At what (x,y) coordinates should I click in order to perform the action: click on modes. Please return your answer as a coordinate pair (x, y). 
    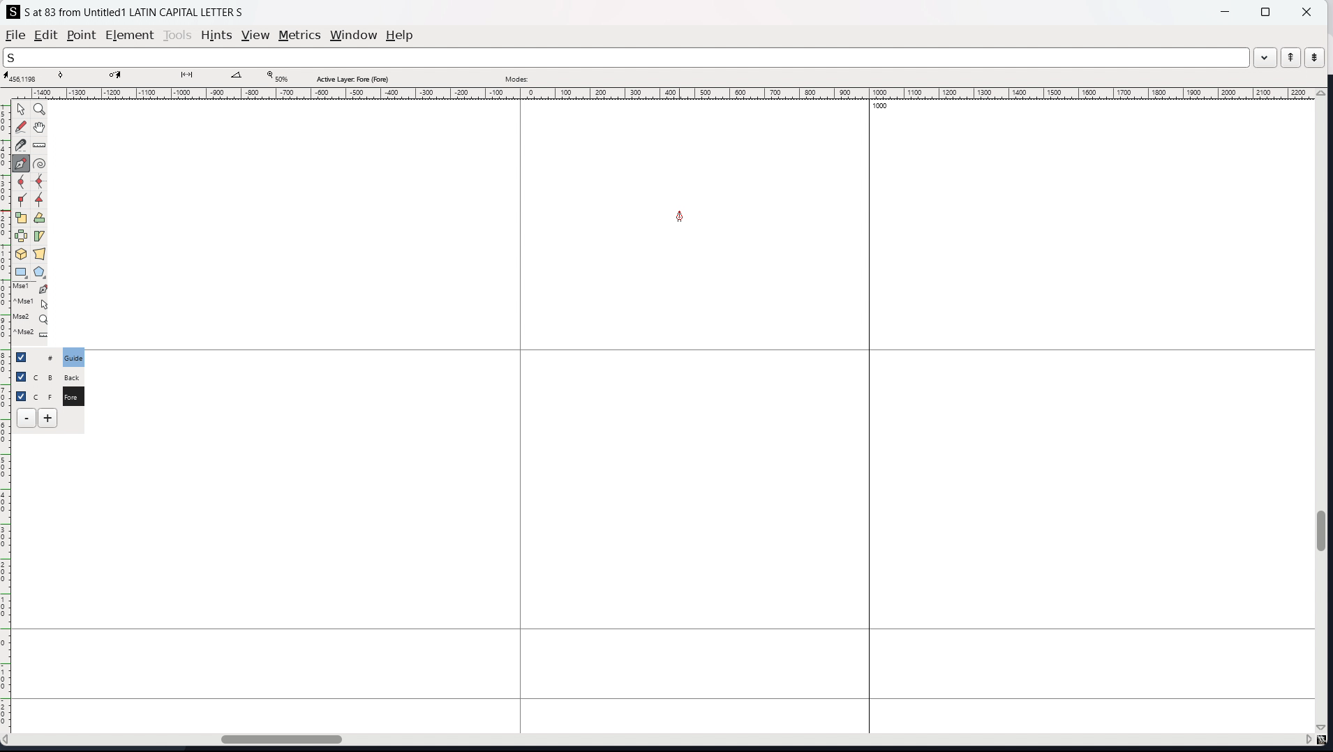
    Looking at the image, I should click on (516, 77).